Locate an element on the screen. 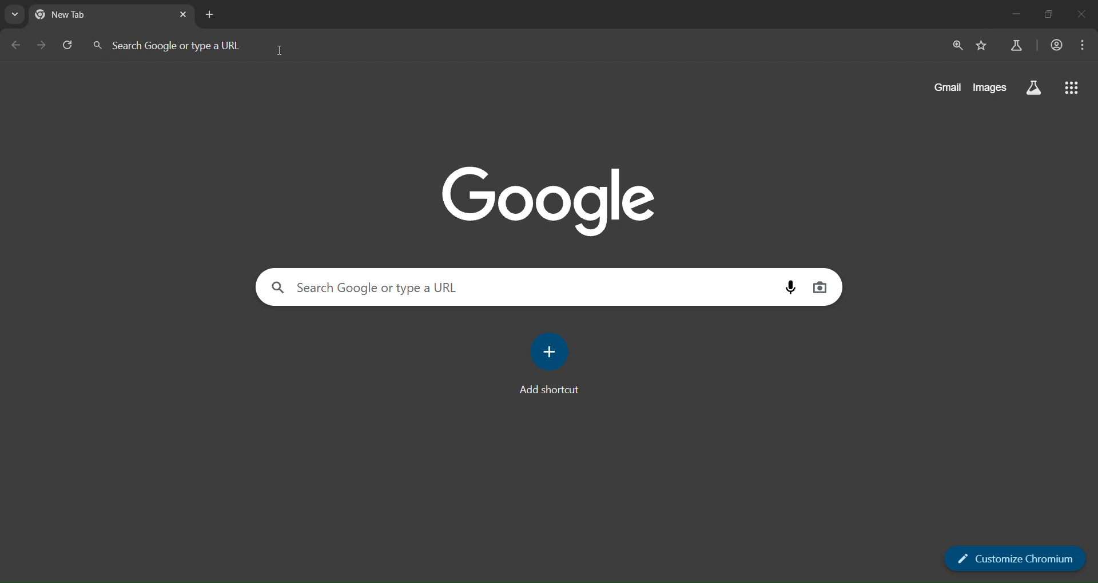  search labs is located at coordinates (1016, 45).